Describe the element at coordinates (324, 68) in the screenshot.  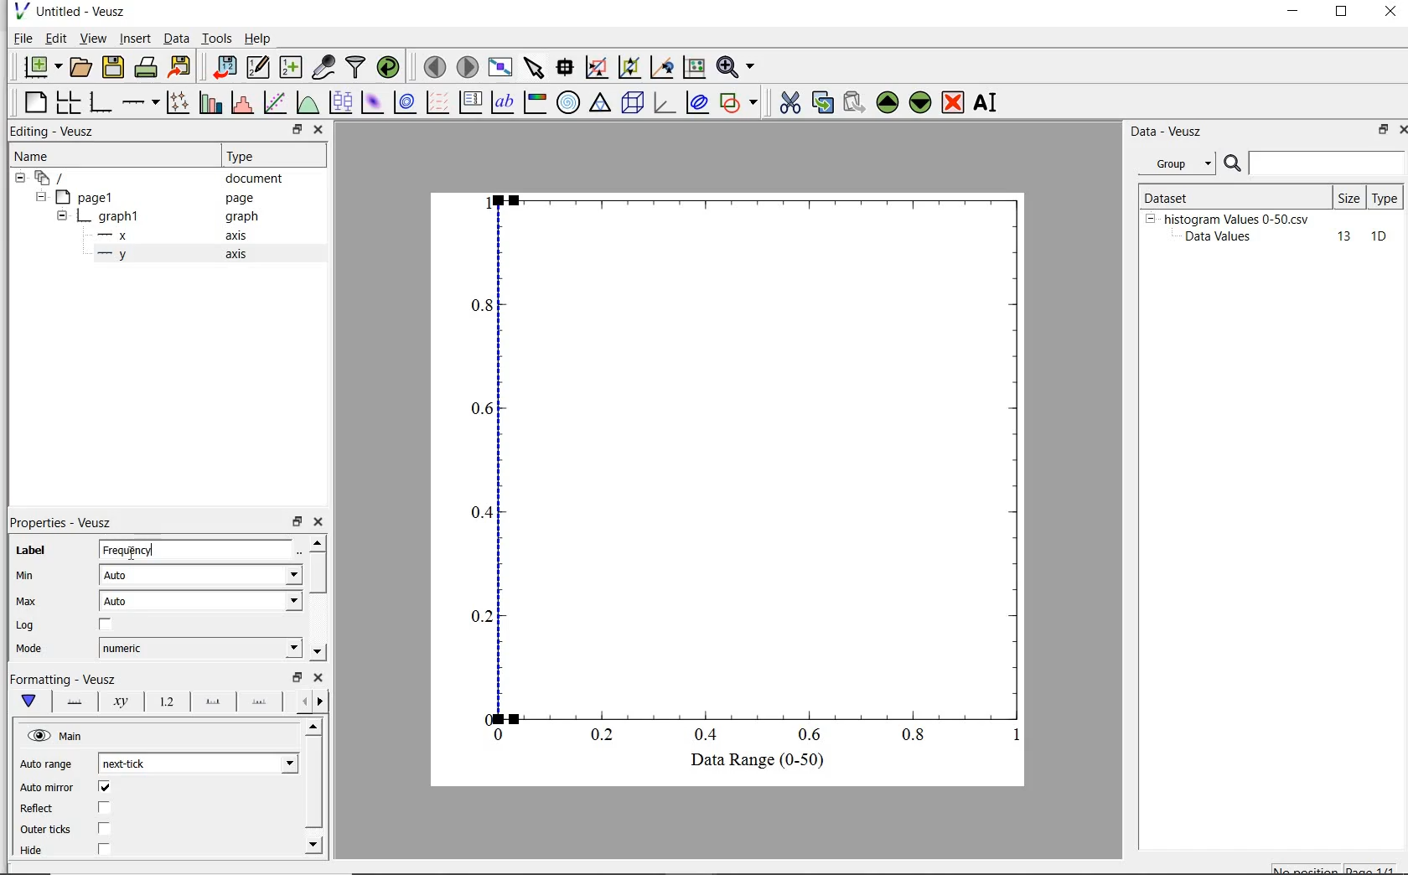
I see `capture remote data` at that location.